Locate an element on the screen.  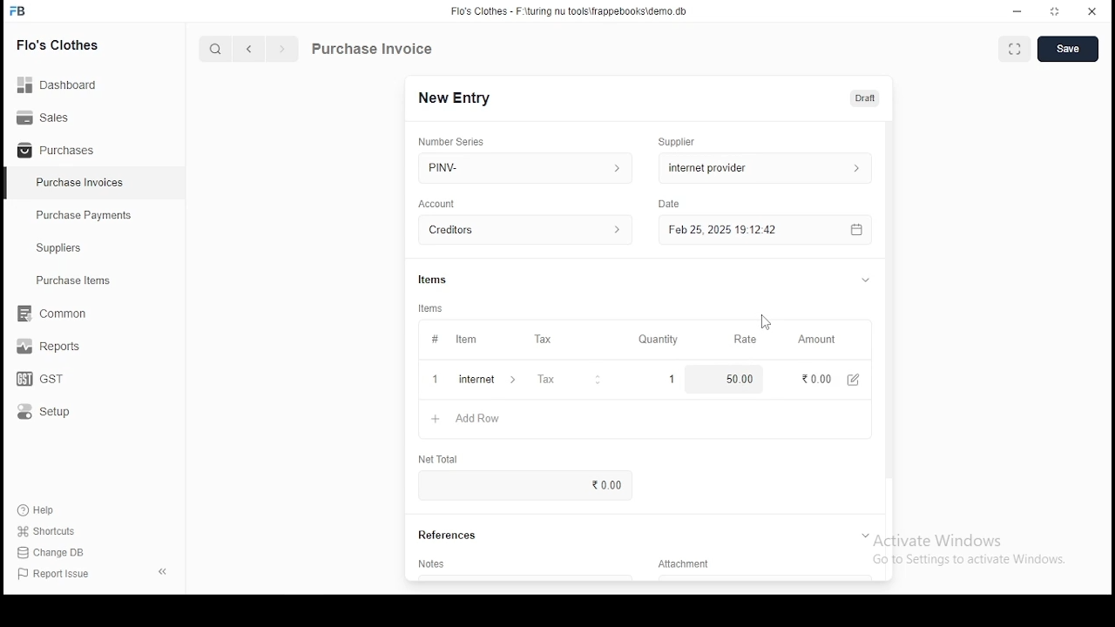
Date is located at coordinates (671, 205).